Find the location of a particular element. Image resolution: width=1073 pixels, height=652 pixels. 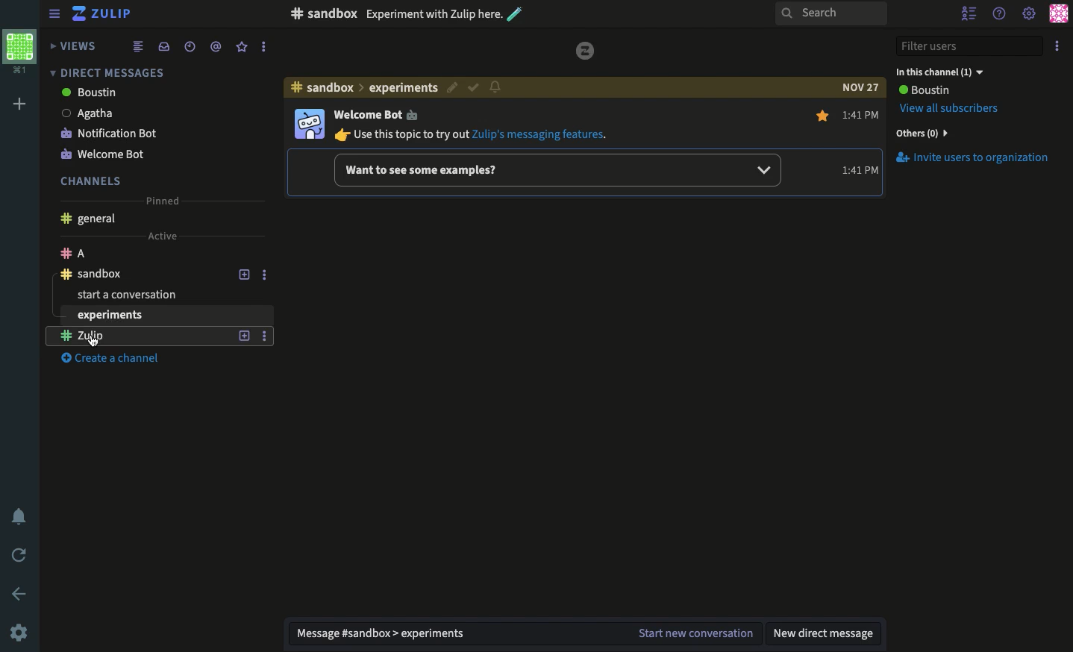

New DM is located at coordinates (826, 633).